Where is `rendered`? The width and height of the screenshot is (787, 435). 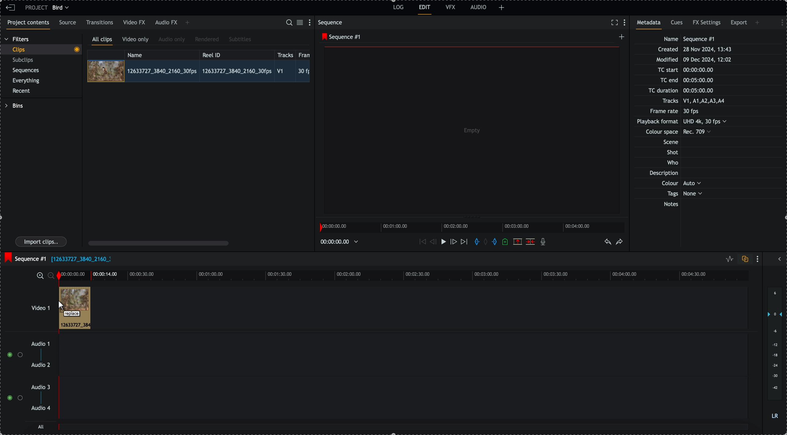 rendered is located at coordinates (207, 40).